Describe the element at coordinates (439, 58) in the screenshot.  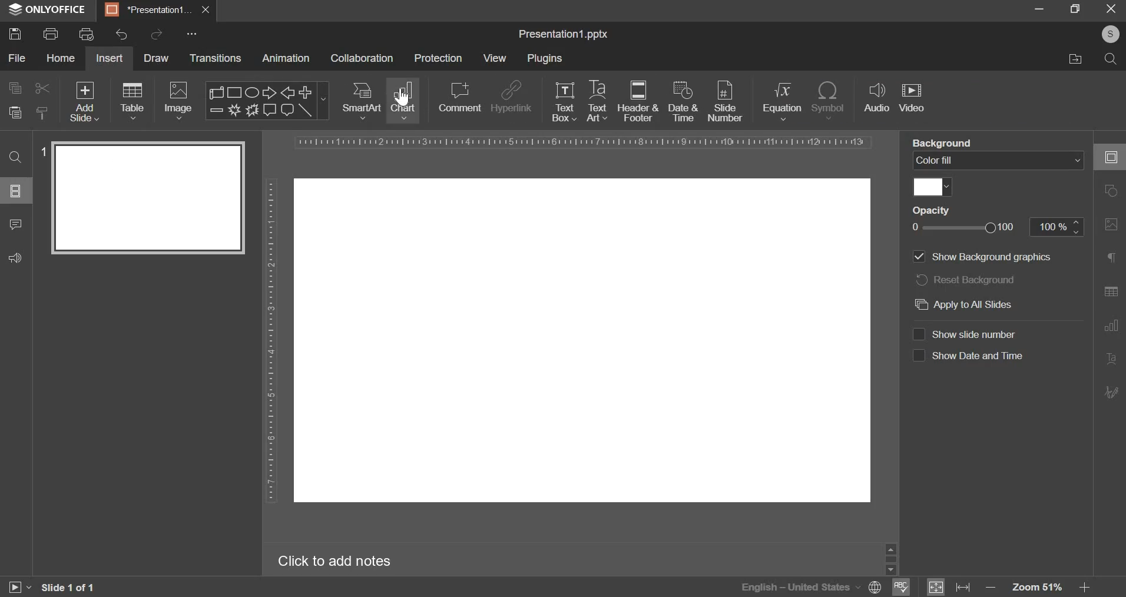
I see `protection` at that location.